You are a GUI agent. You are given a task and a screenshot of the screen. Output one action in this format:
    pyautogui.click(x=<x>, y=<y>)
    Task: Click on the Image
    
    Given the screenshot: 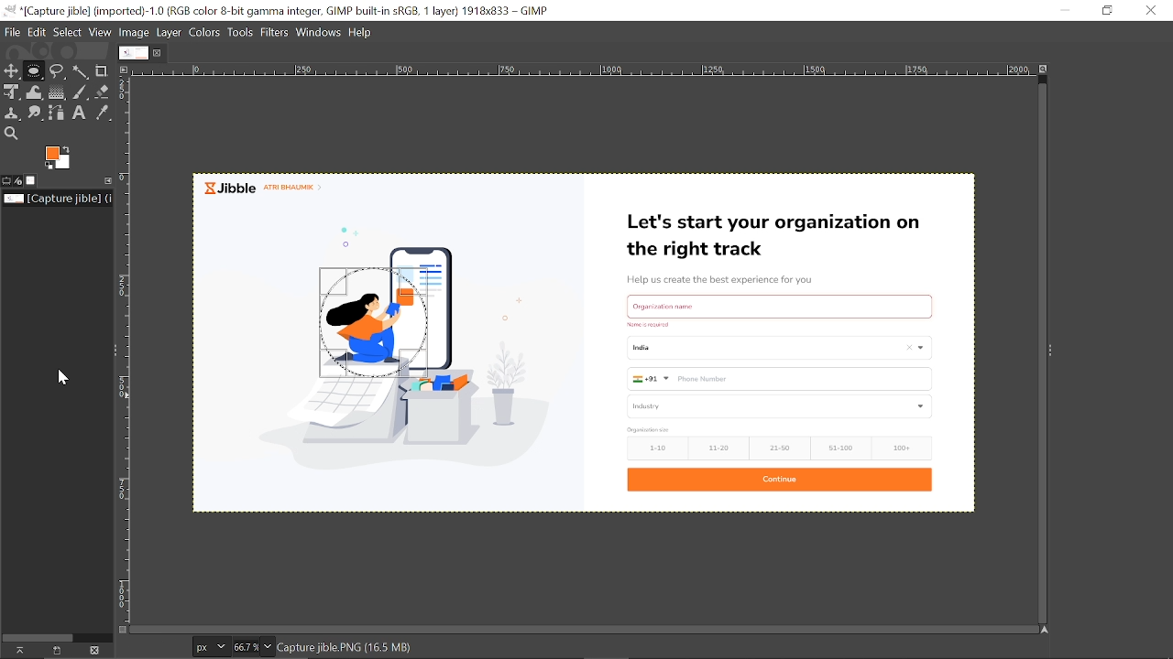 What is the action you would take?
    pyautogui.click(x=137, y=31)
    